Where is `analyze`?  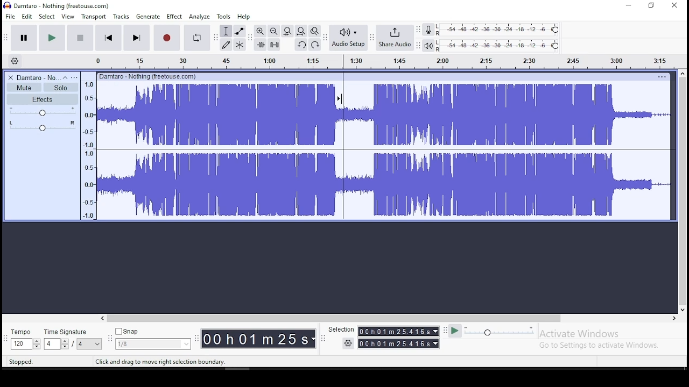
analyze is located at coordinates (200, 17).